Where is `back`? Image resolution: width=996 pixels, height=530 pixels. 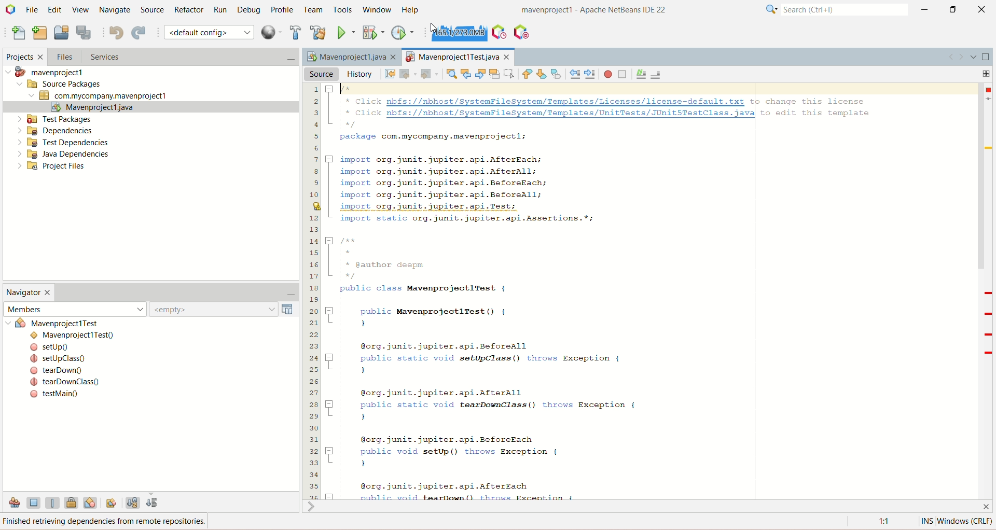 back is located at coordinates (407, 75).